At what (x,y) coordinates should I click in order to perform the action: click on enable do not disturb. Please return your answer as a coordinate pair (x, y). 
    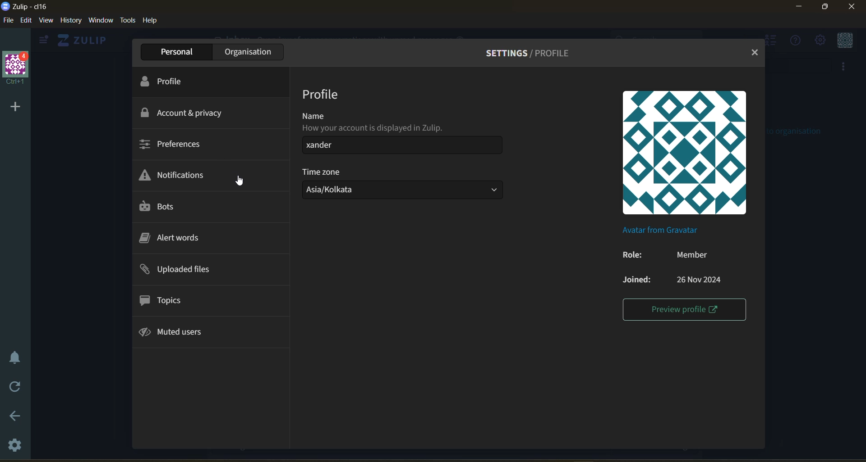
    Looking at the image, I should click on (16, 358).